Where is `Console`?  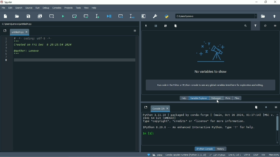
Console is located at coordinates (159, 109).